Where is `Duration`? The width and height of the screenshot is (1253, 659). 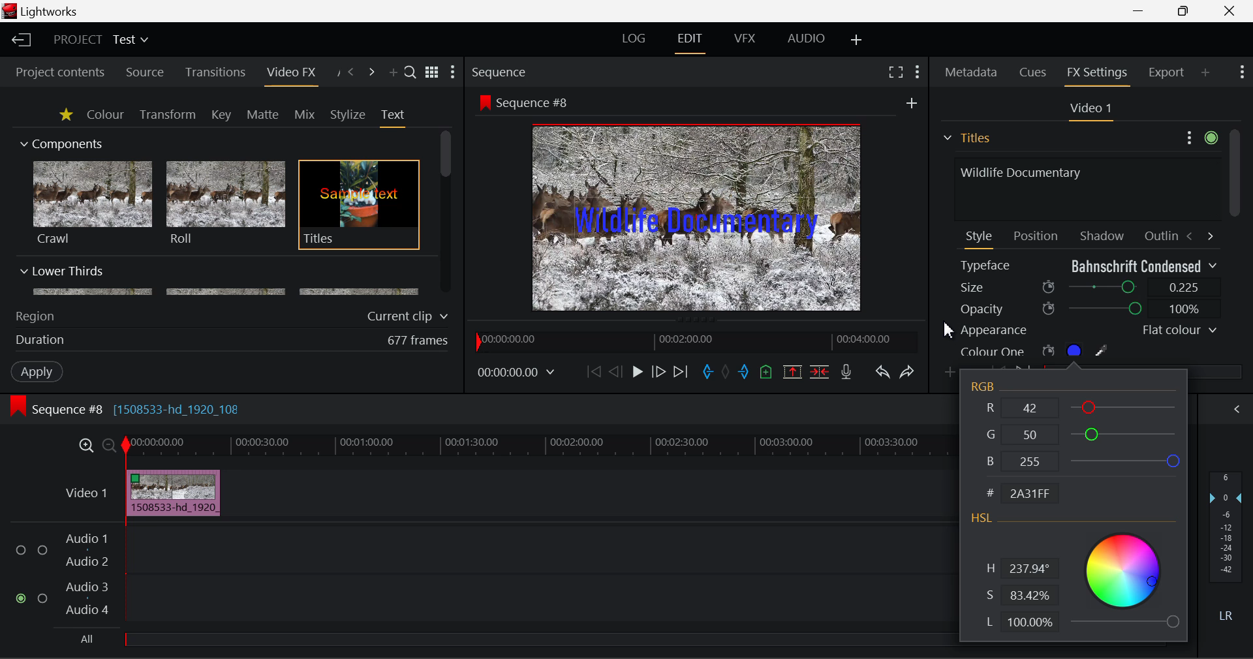 Duration is located at coordinates (42, 341).